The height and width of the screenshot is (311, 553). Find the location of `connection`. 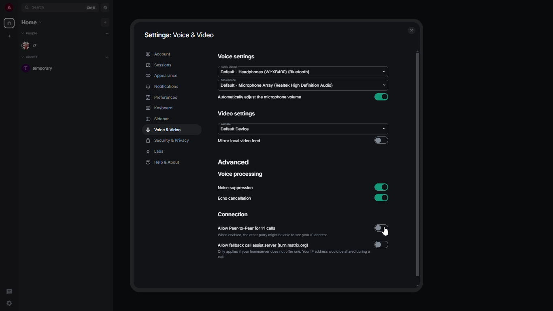

connection is located at coordinates (236, 215).